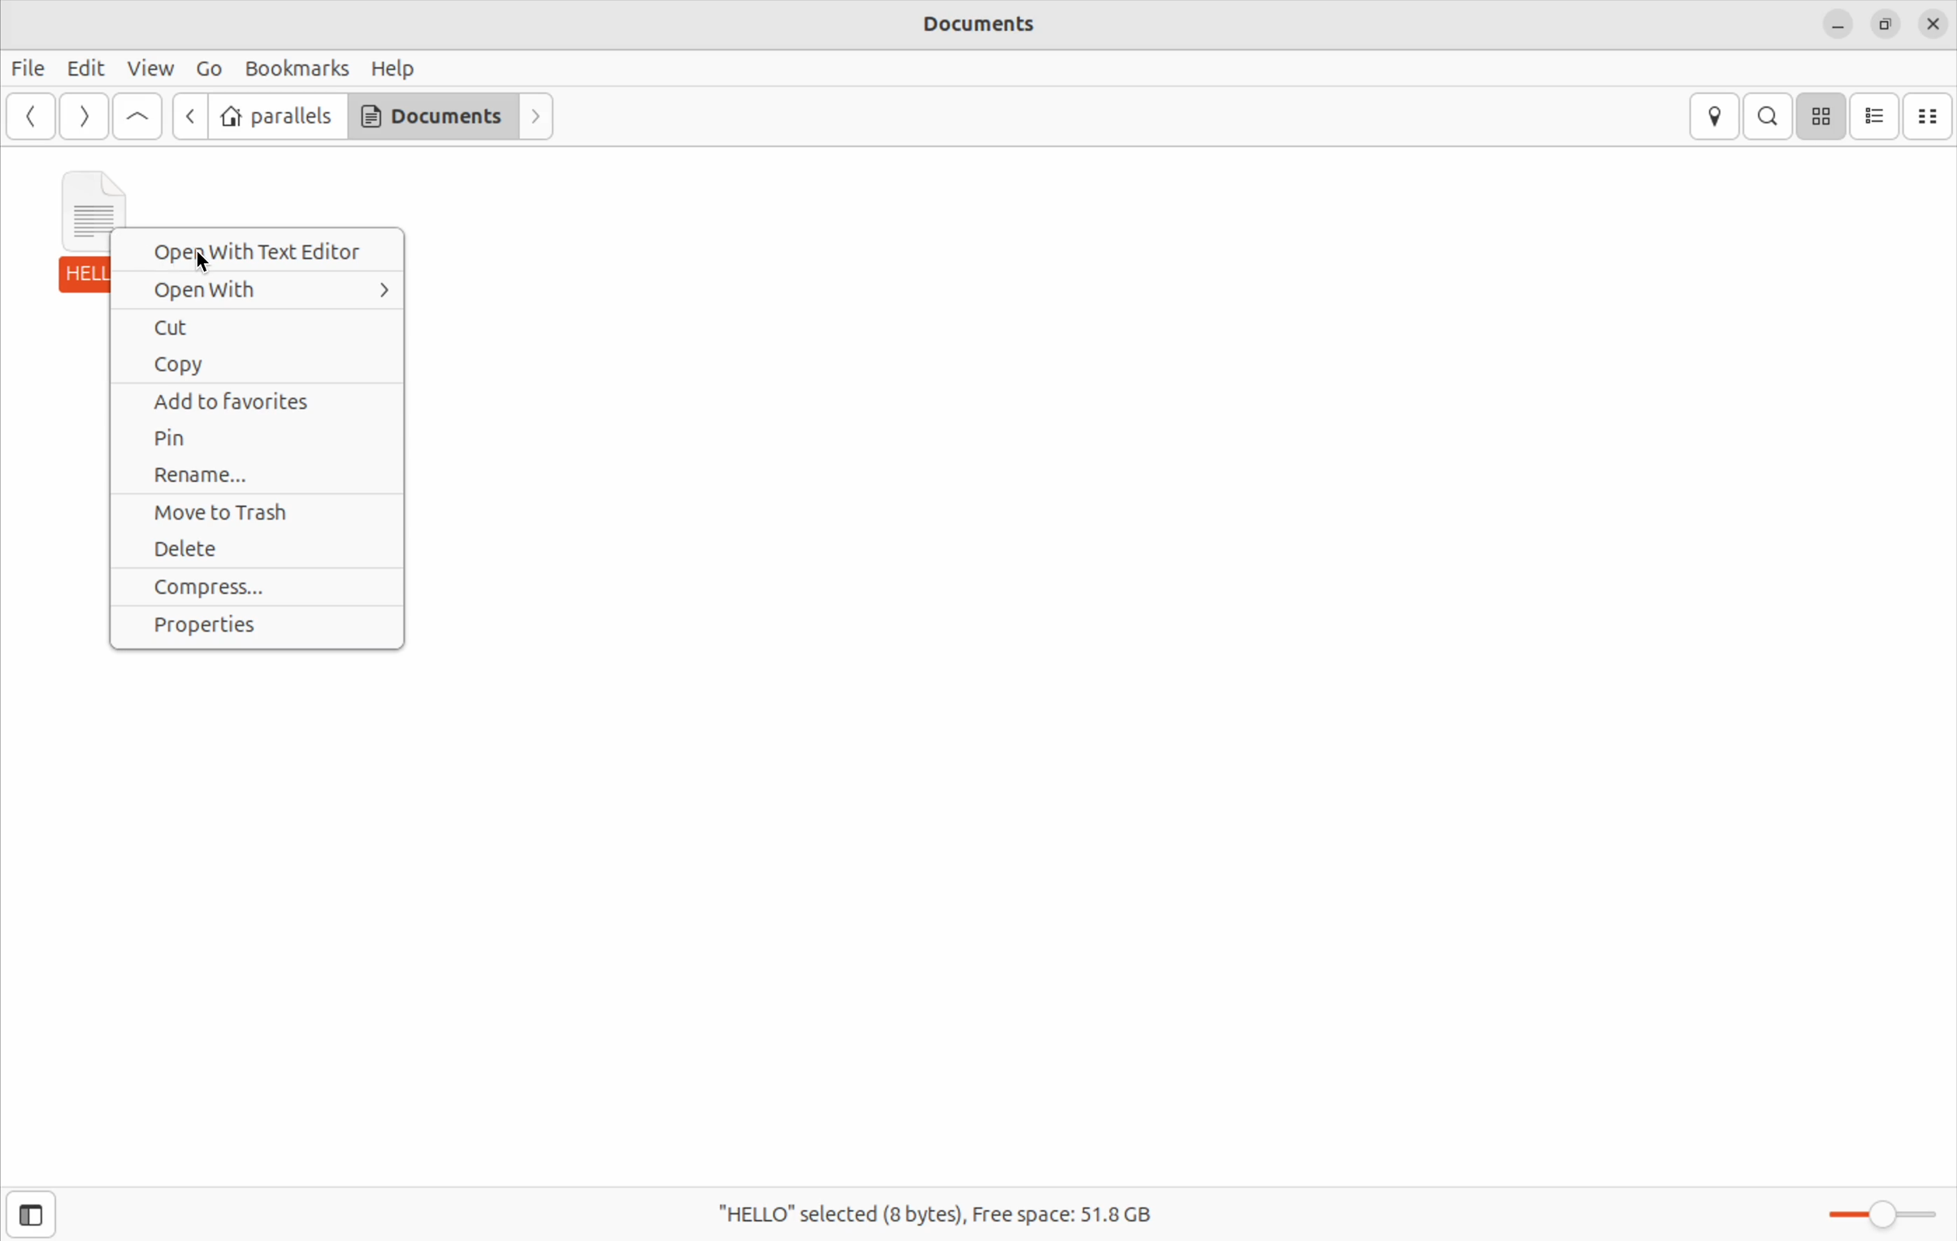 Image resolution: width=1957 pixels, height=1241 pixels. What do you see at coordinates (258, 328) in the screenshot?
I see `Cut` at bounding box center [258, 328].